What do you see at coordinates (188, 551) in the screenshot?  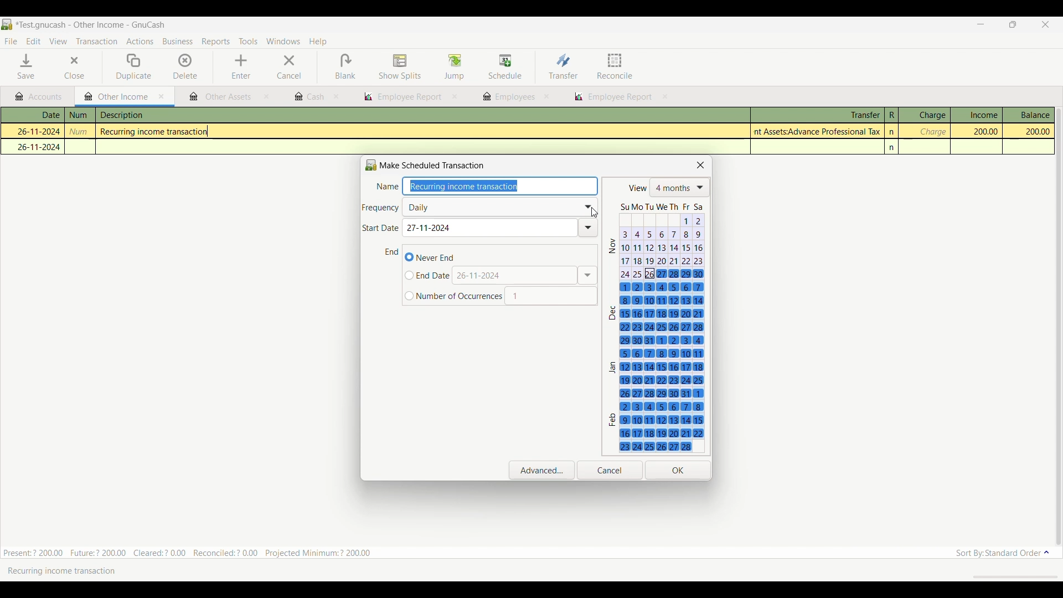 I see `Present:? 200.00 Future:? 200.00 Cleared:? 0.00 Reconciled:? 0.00 Projected Minimum: ? 200.00` at bounding box center [188, 551].